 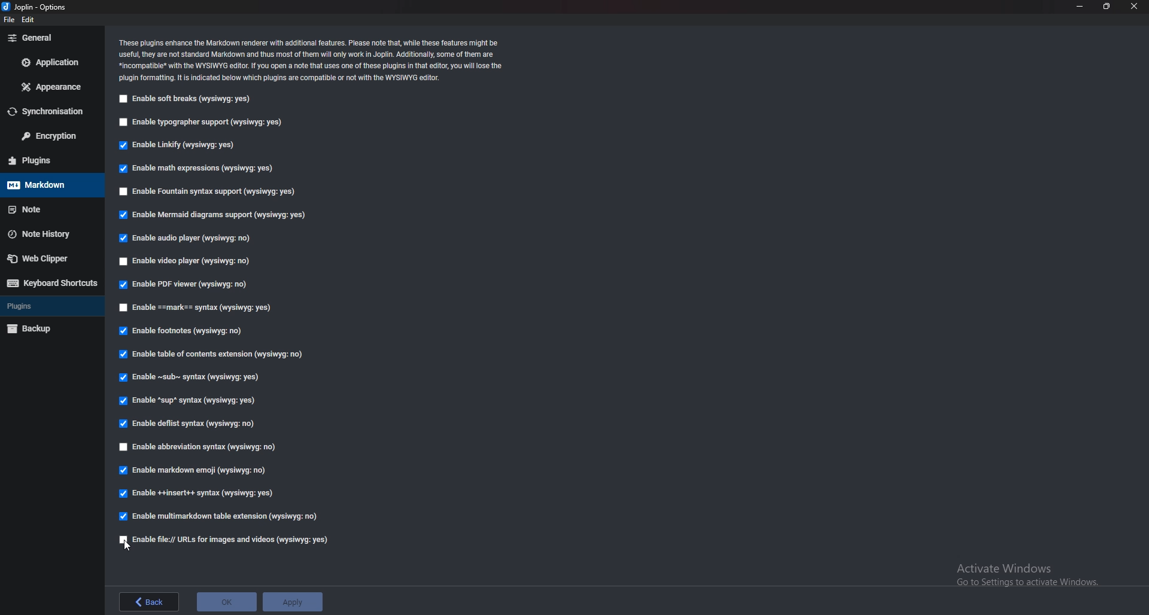 What do you see at coordinates (206, 307) in the screenshot?
I see `enable Mark syntax` at bounding box center [206, 307].